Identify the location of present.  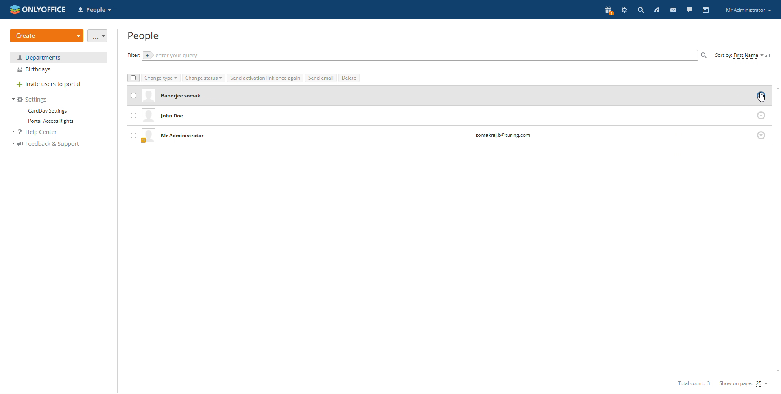
(608, 11).